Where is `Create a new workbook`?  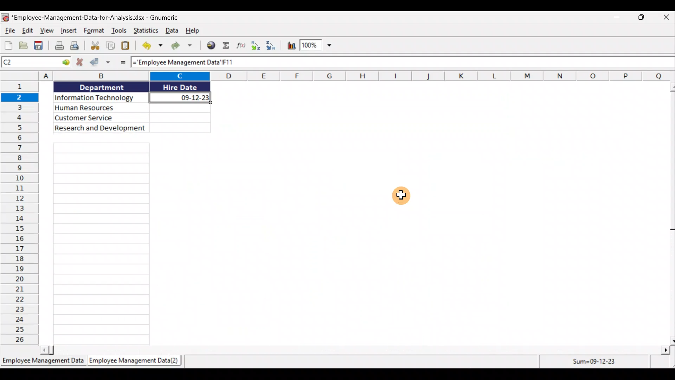
Create a new workbook is located at coordinates (8, 45).